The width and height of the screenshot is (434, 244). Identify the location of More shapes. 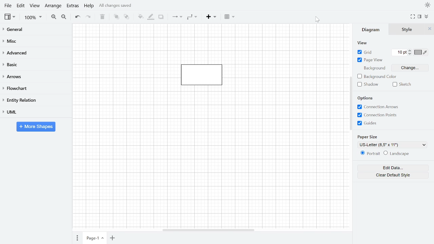
(37, 127).